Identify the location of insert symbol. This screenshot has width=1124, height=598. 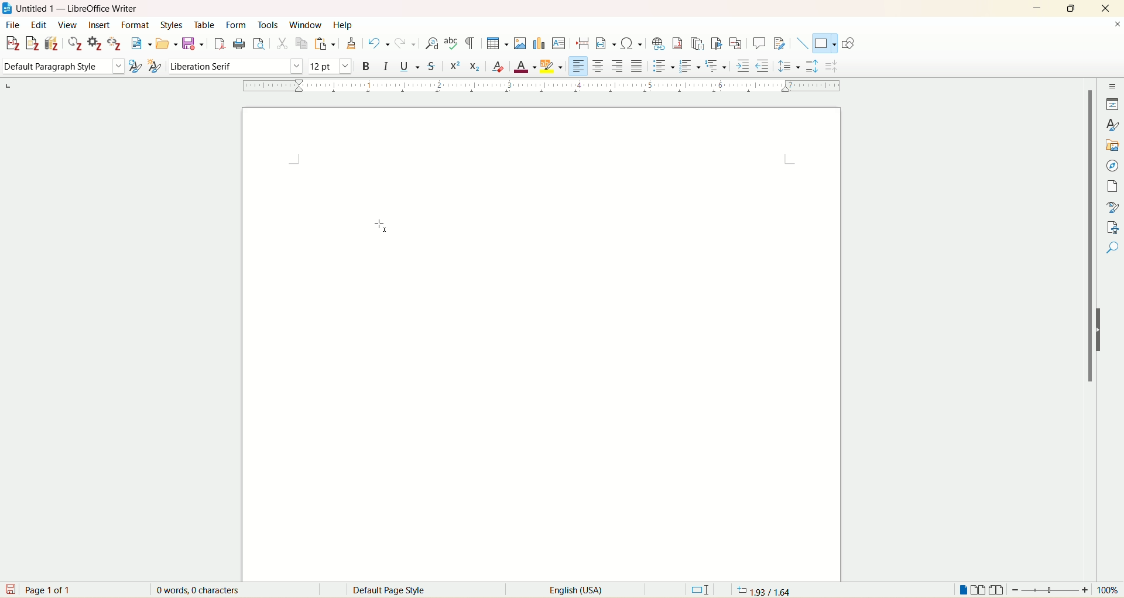
(631, 43).